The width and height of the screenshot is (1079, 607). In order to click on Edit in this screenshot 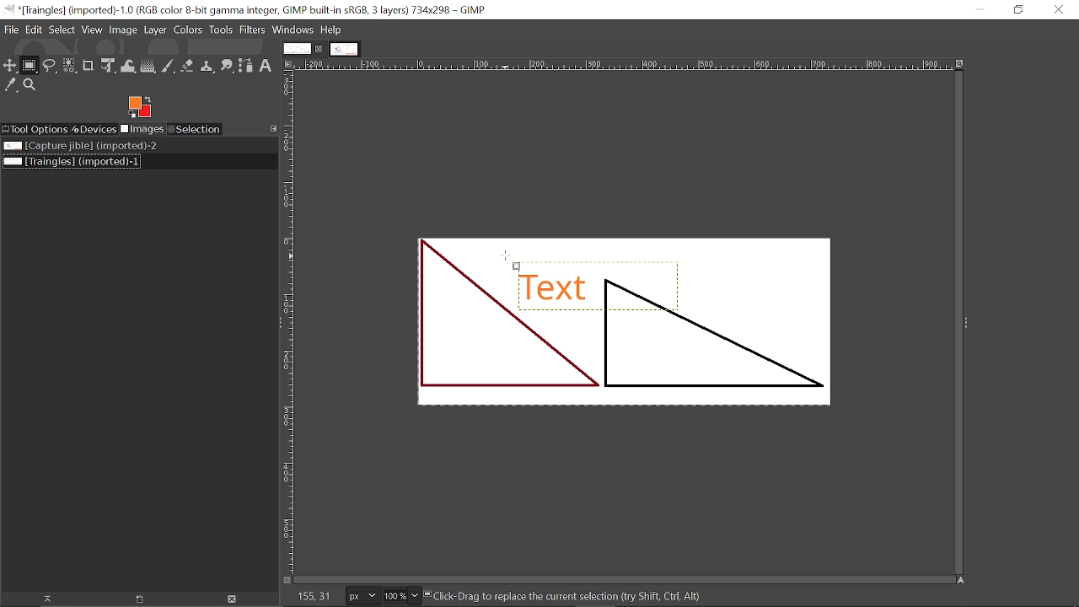, I will do `click(34, 30)`.